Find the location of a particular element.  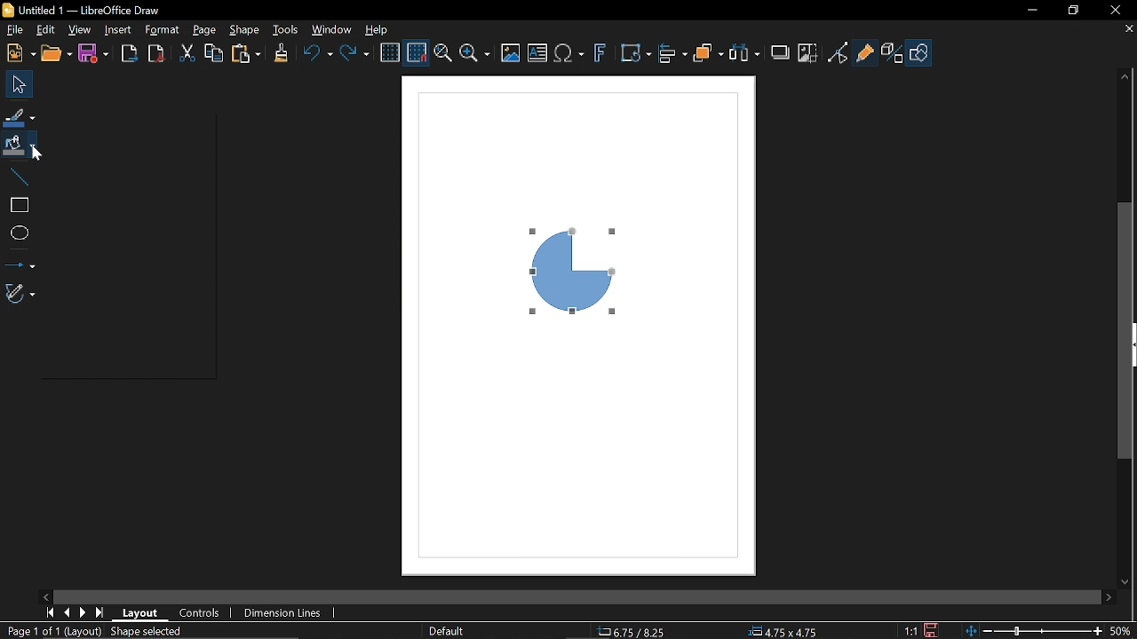

Align is located at coordinates (672, 55).